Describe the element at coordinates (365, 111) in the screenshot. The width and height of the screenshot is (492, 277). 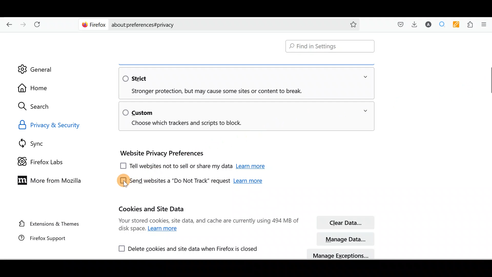
I see `expand` at that location.